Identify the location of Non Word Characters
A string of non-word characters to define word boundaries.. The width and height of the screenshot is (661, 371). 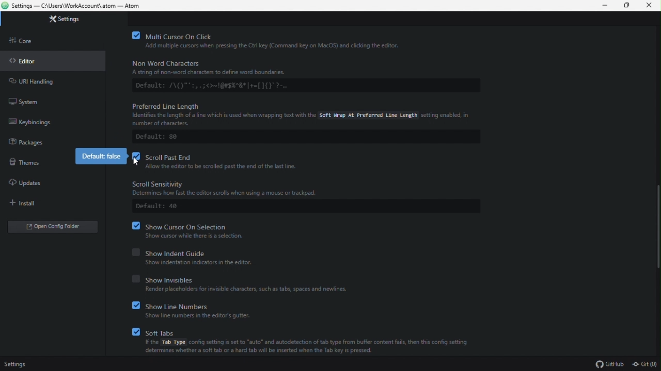
(231, 68).